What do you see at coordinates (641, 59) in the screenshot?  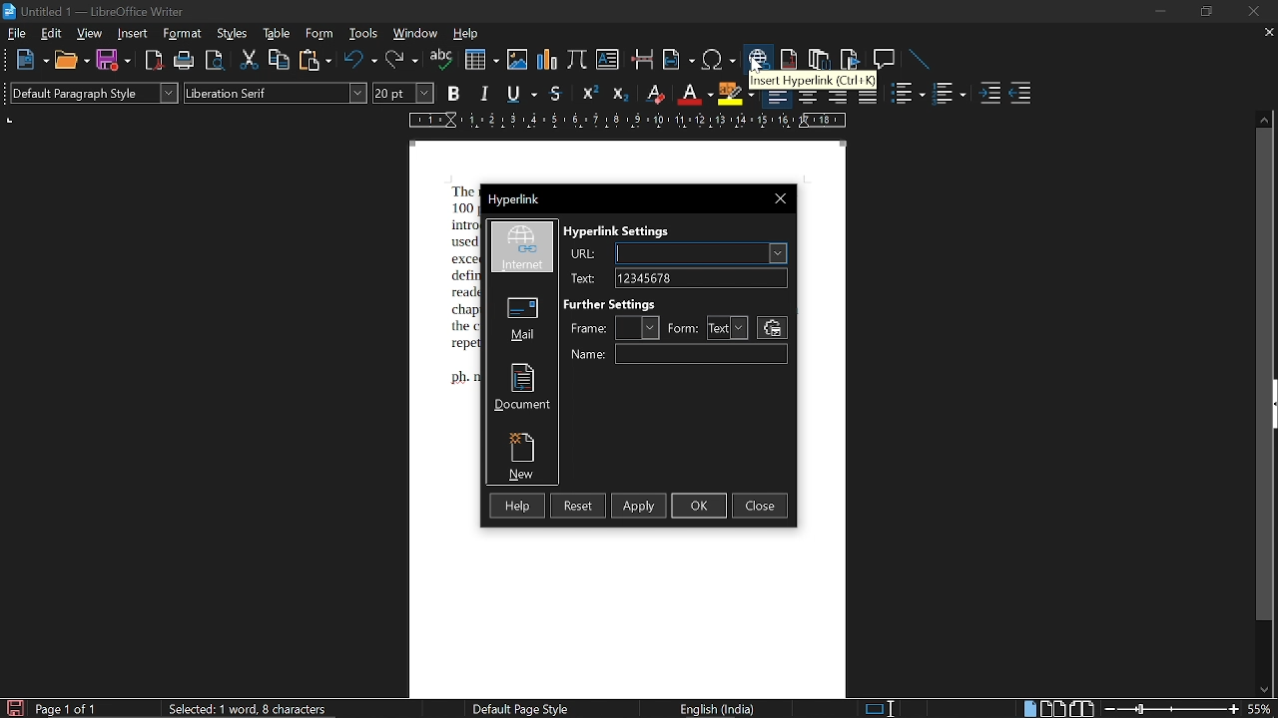 I see `insert pagebreak` at bounding box center [641, 59].